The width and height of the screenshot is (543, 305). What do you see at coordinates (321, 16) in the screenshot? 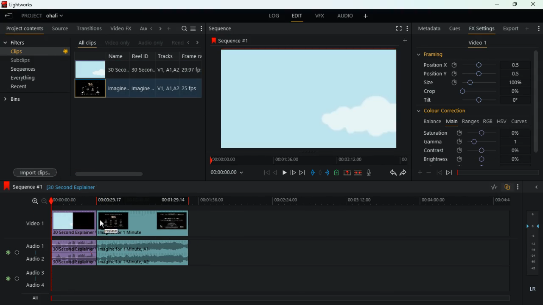
I see `vfx` at bounding box center [321, 16].